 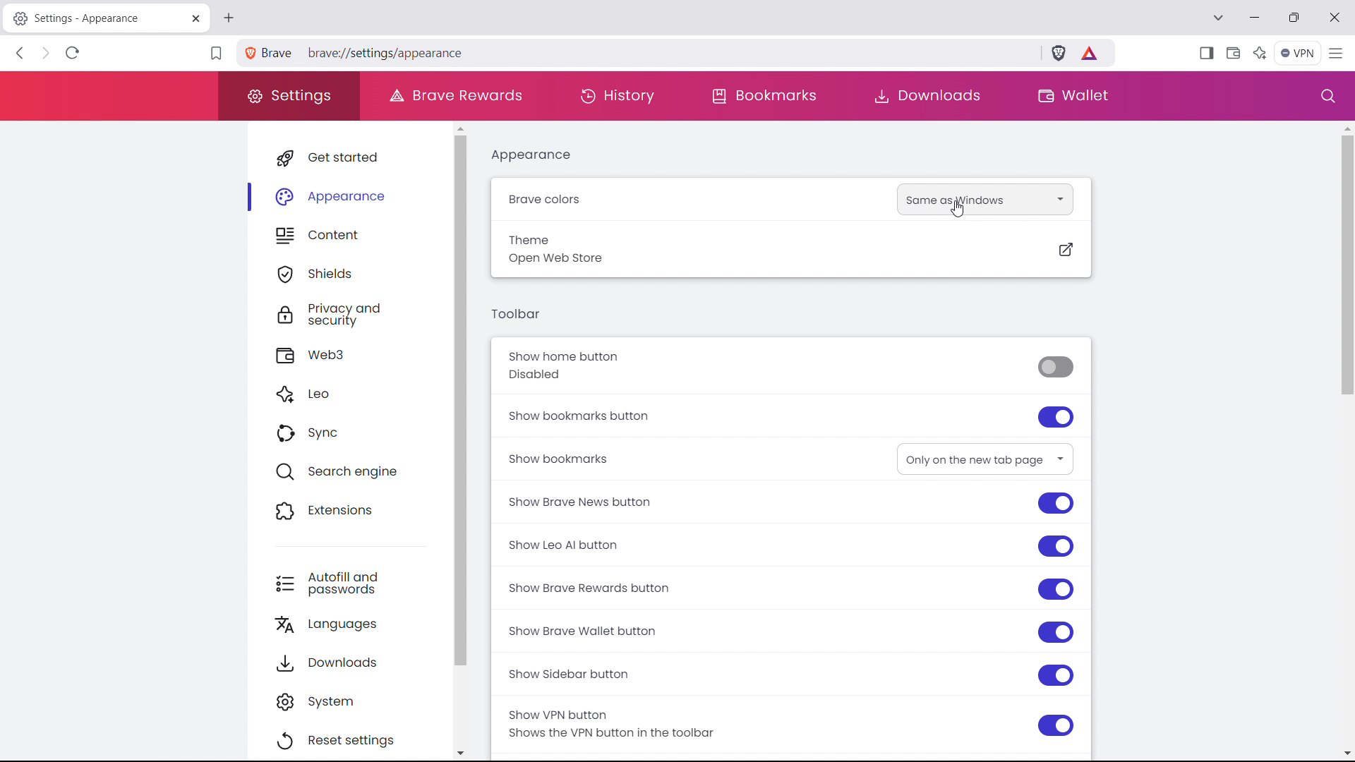 What do you see at coordinates (474, 399) in the screenshot?
I see `scrollbar` at bounding box center [474, 399].